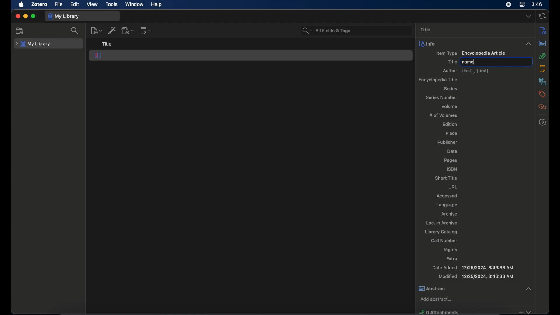  What do you see at coordinates (34, 44) in the screenshot?
I see `my library` at bounding box center [34, 44].